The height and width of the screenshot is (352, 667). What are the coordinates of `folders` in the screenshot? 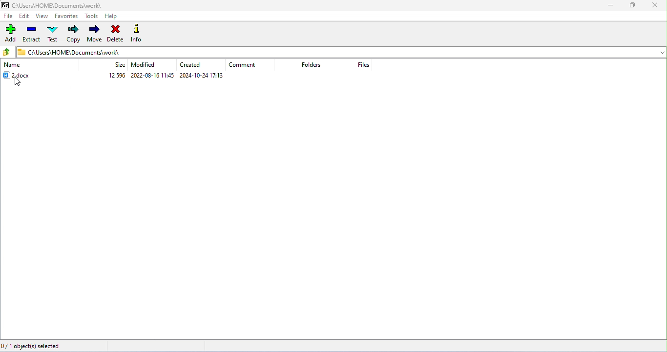 It's located at (312, 65).